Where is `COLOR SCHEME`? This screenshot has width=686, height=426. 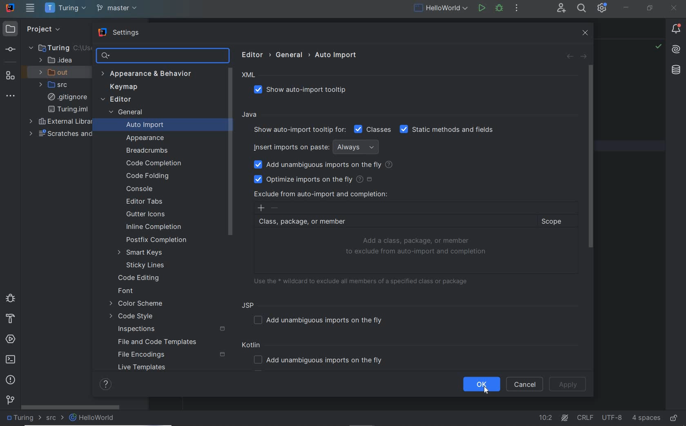
COLOR SCHEME is located at coordinates (136, 304).